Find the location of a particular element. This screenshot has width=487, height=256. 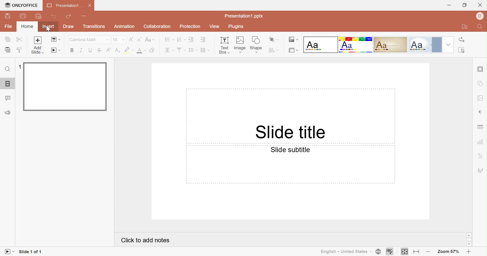

Copy style is located at coordinates (20, 51).